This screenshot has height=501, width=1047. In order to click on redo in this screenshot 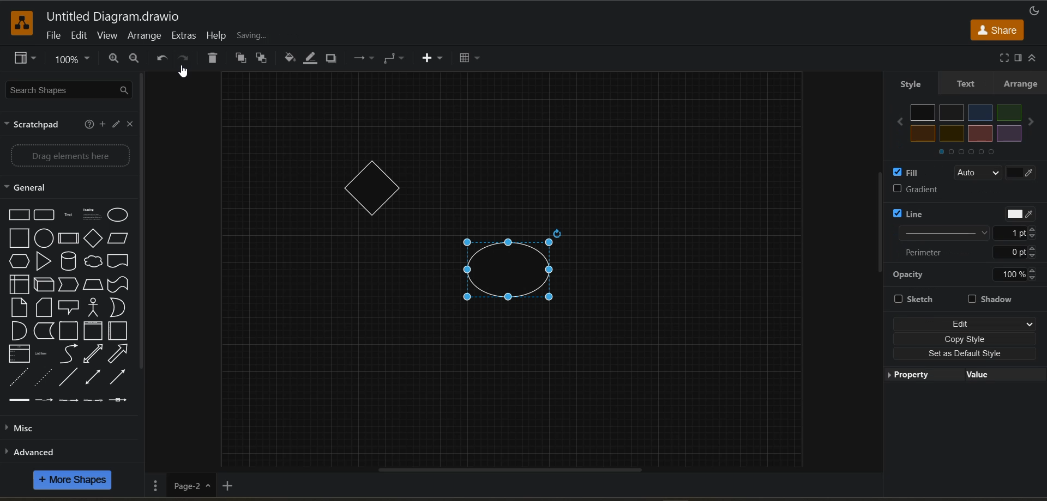, I will do `click(185, 58)`.